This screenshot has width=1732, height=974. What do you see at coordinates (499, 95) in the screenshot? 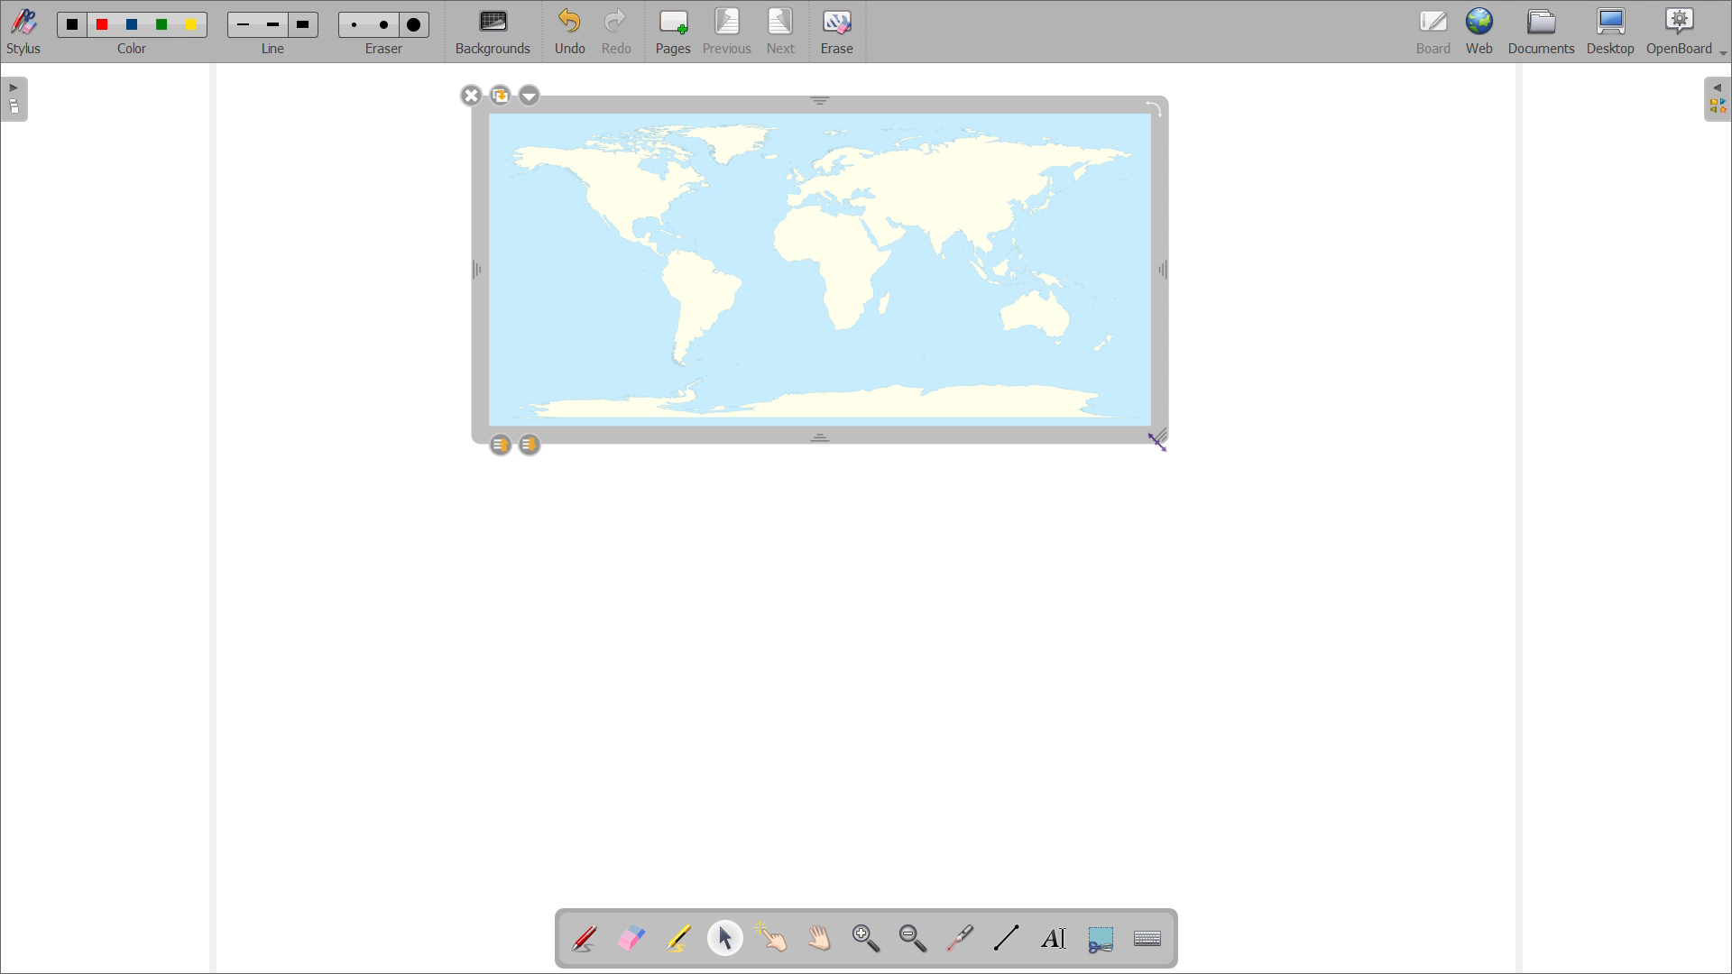
I see `duplicate` at bounding box center [499, 95].